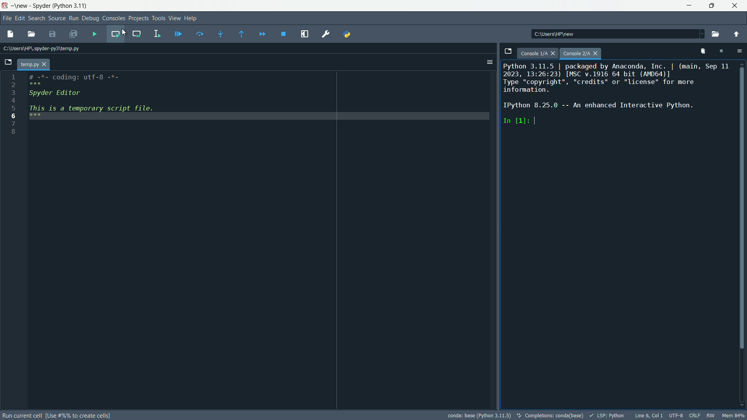  Describe the element at coordinates (202, 35) in the screenshot. I see `execute current line` at that location.